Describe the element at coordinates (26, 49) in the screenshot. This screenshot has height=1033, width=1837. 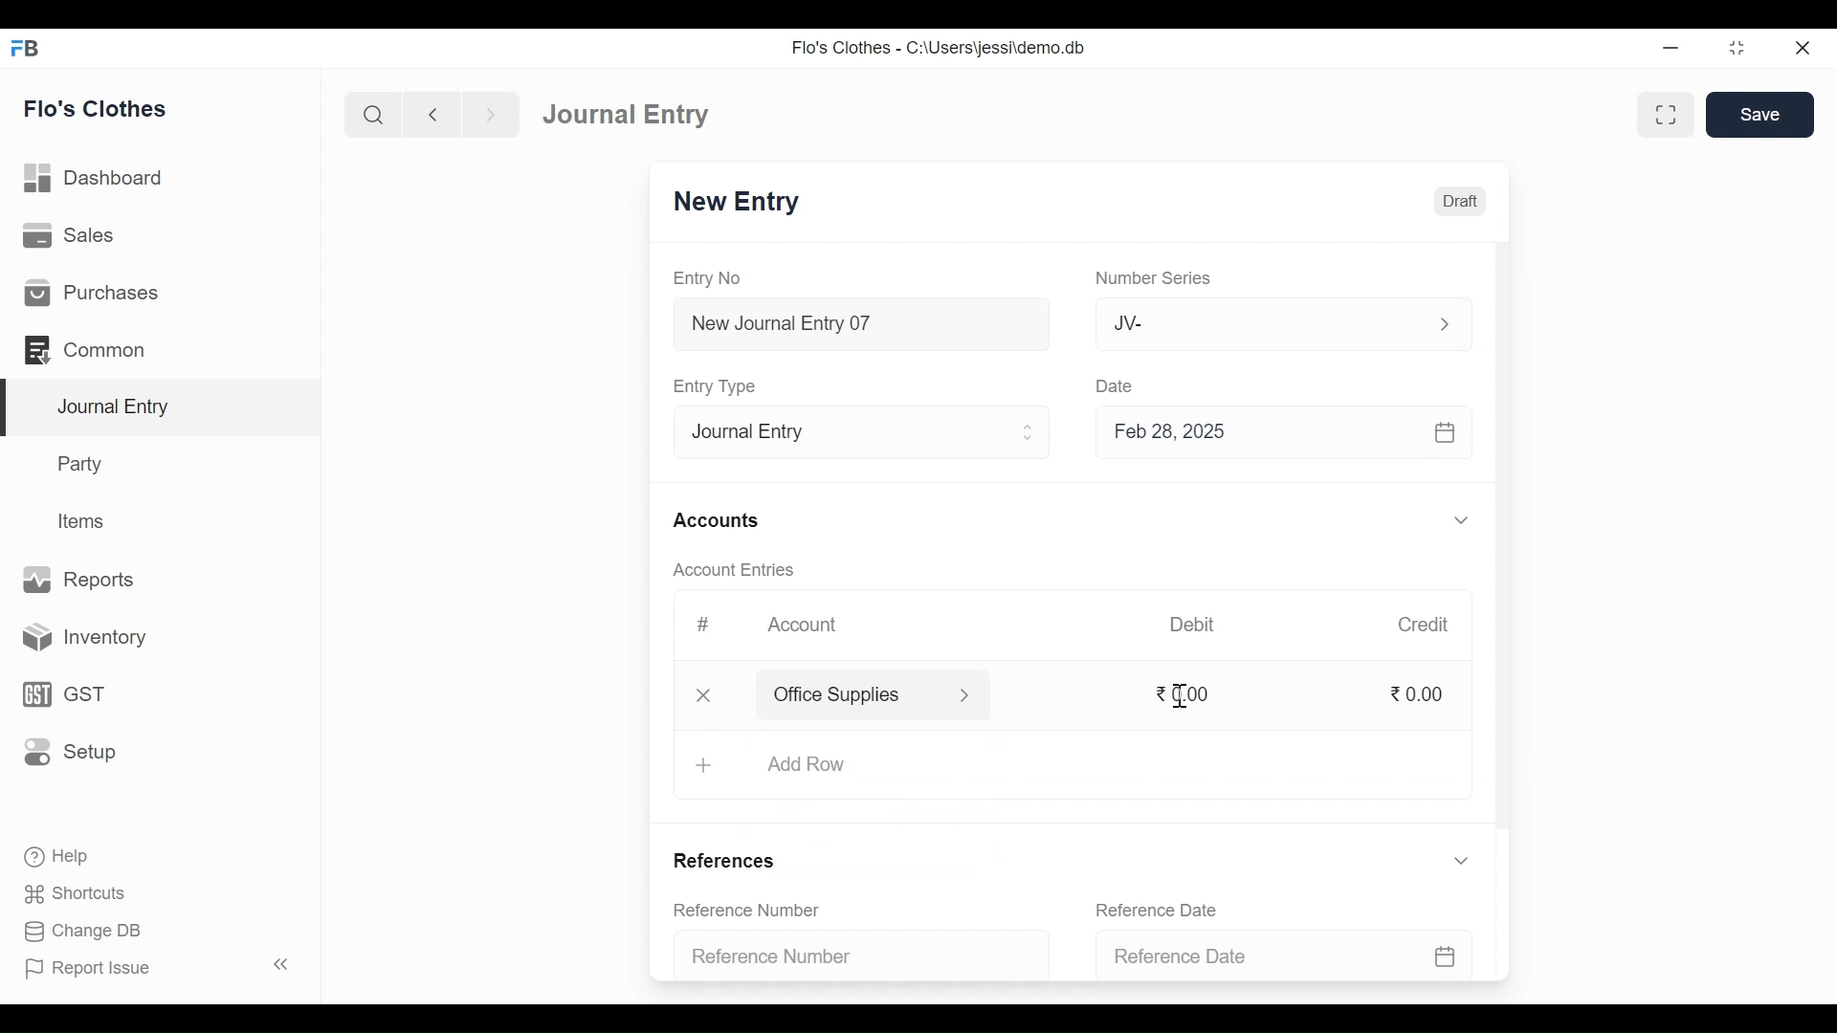
I see `Frappe Books Desktop Icon` at that location.